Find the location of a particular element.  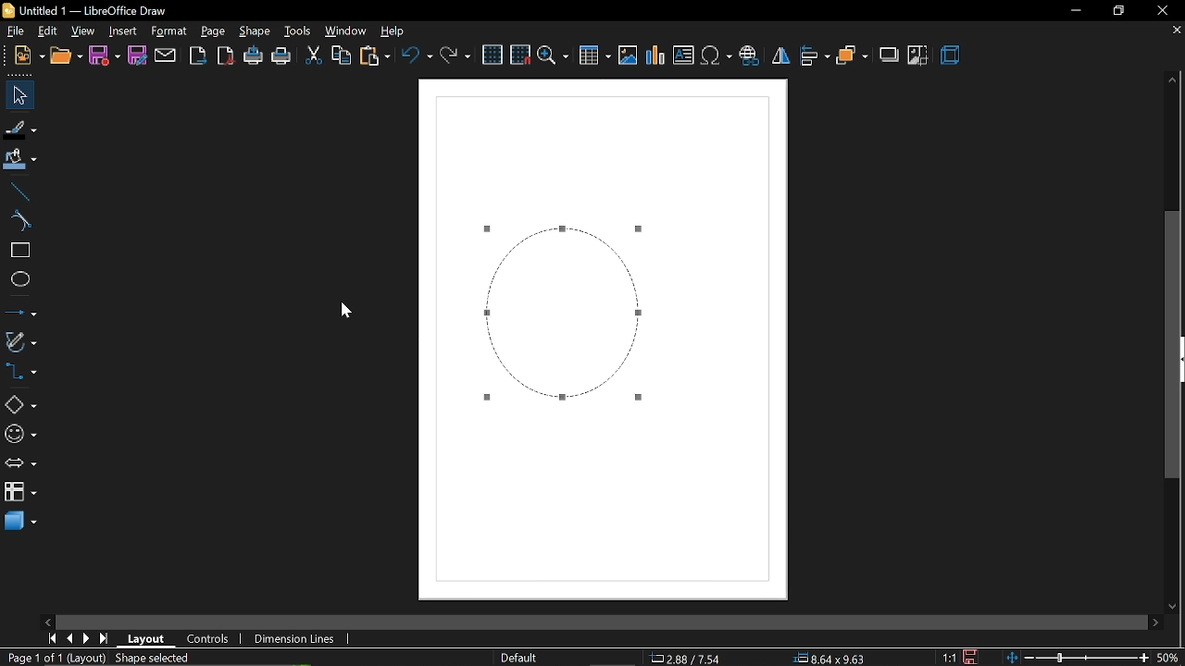

shapes is located at coordinates (19, 403).